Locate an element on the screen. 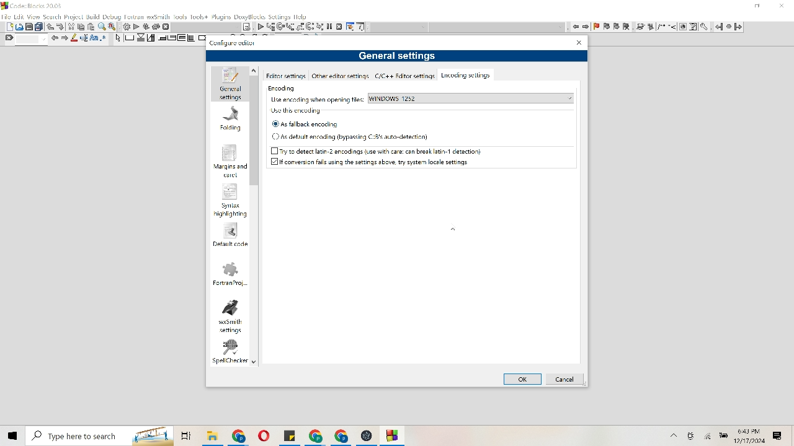 Image resolution: width=794 pixels, height=446 pixels. Go Back is located at coordinates (718, 27).